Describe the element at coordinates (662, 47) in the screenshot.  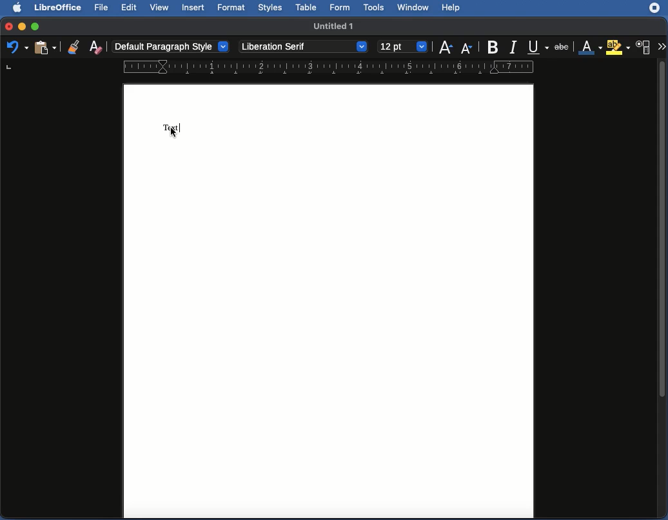
I see `More` at that location.